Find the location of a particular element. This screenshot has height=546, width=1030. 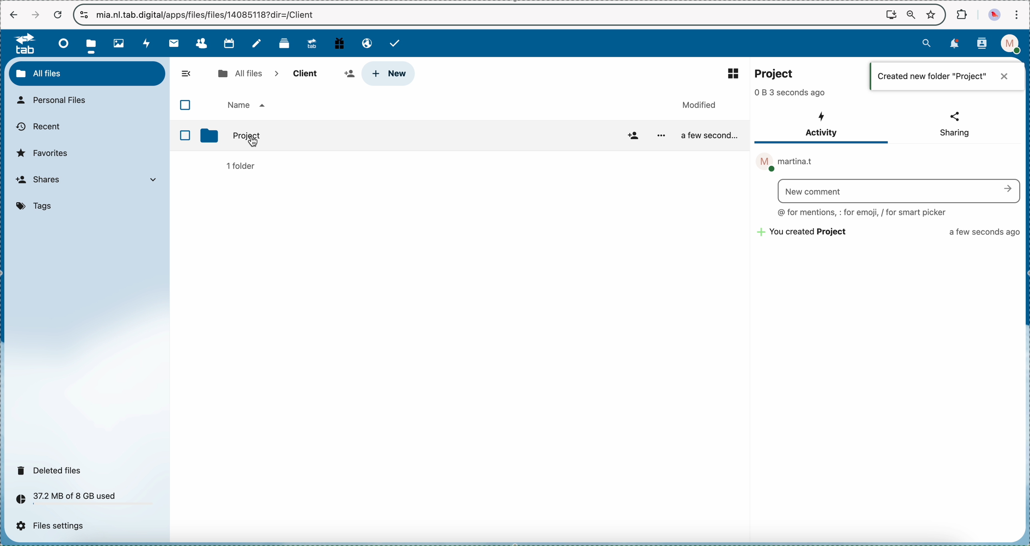

Add friend is located at coordinates (635, 136).